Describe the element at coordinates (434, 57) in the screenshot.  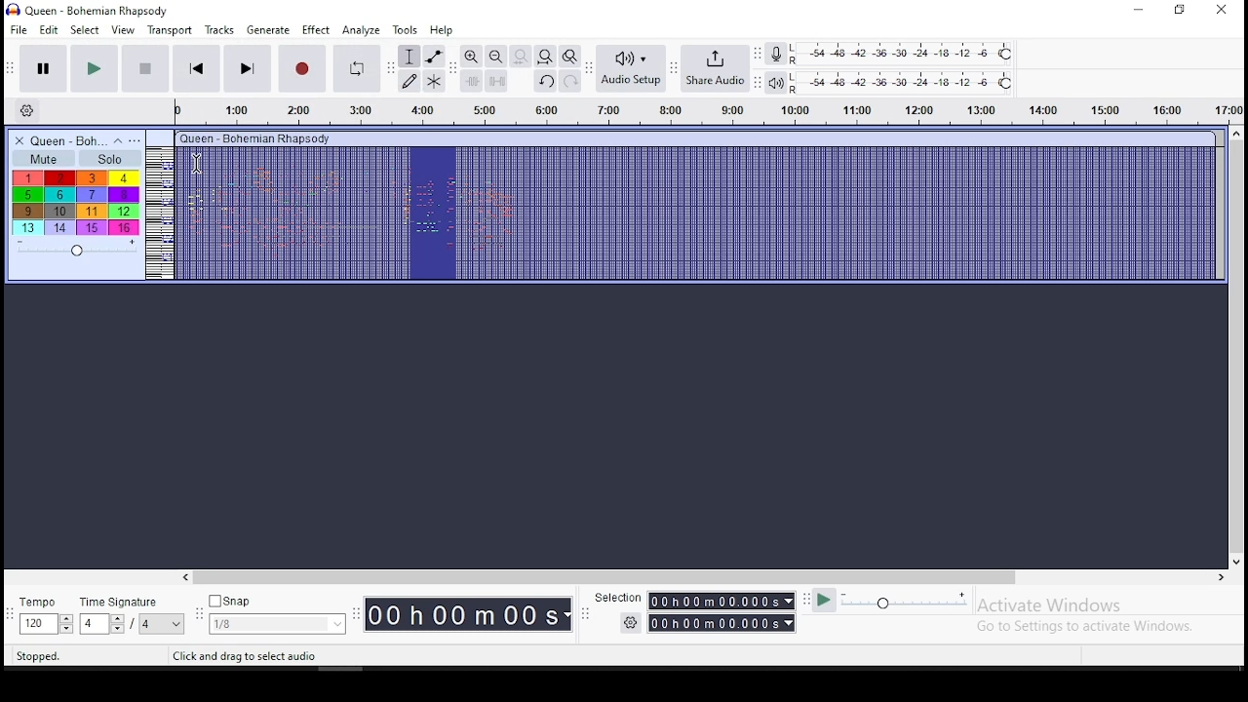
I see `envelope tool` at that location.